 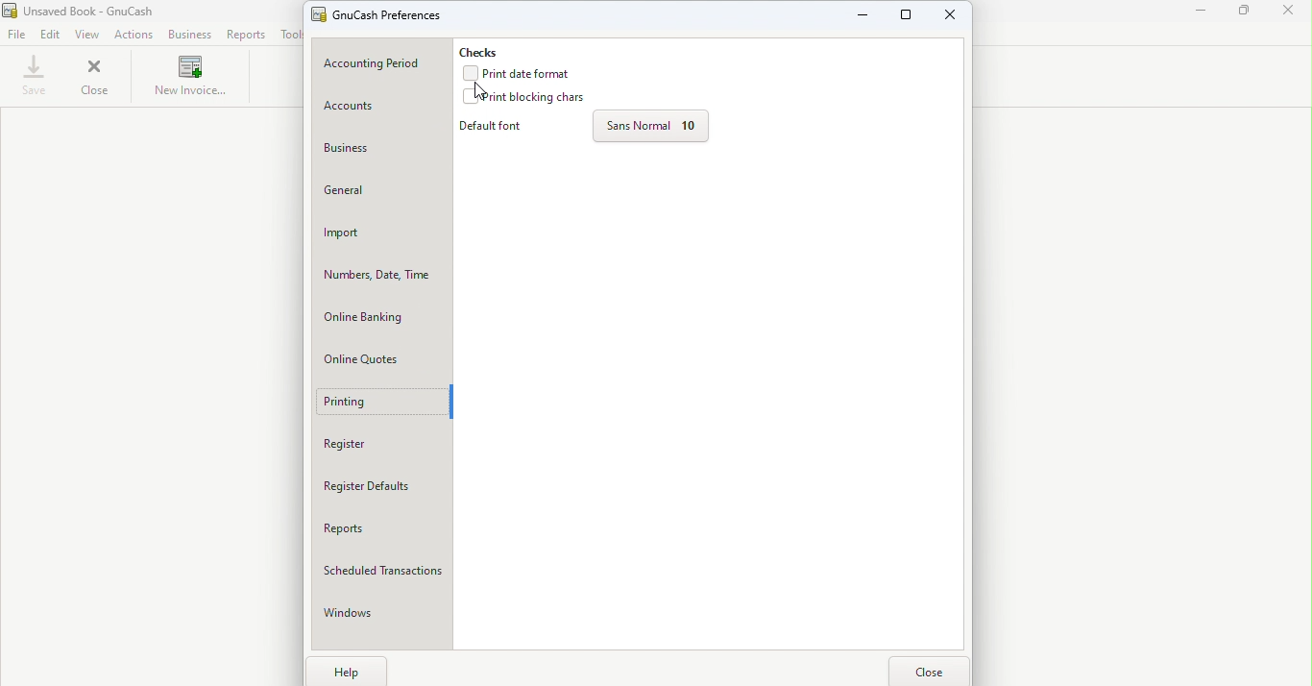 What do you see at coordinates (381, 487) in the screenshot?
I see `Register defaults` at bounding box center [381, 487].